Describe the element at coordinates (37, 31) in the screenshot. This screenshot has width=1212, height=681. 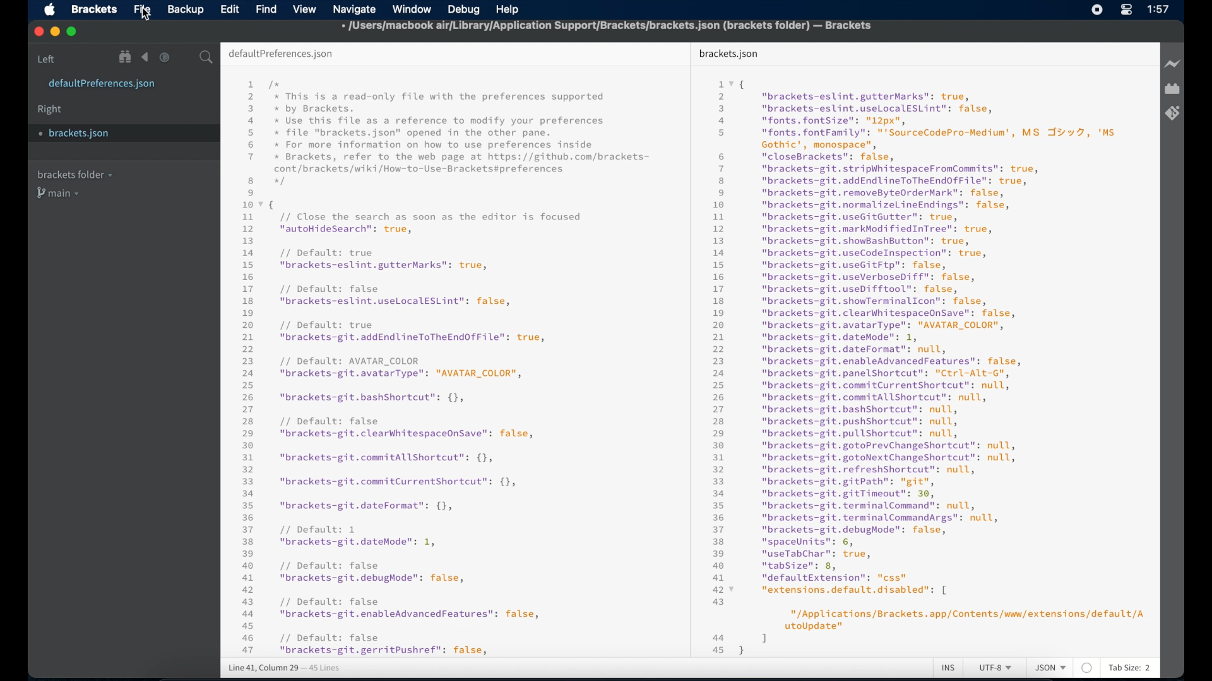
I see `close` at that location.